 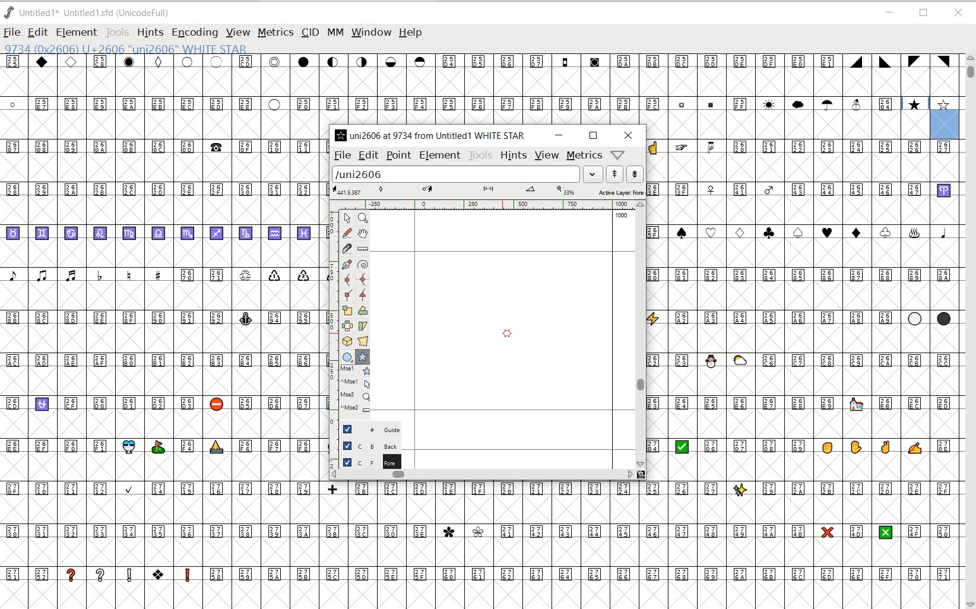 I want to click on DRAW A FREEHAND, so click(x=347, y=233).